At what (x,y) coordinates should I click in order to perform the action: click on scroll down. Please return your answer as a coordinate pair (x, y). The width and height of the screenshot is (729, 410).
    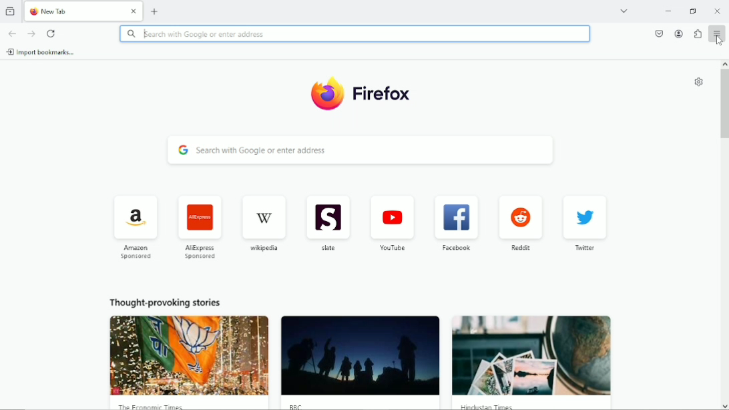
    Looking at the image, I should click on (724, 406).